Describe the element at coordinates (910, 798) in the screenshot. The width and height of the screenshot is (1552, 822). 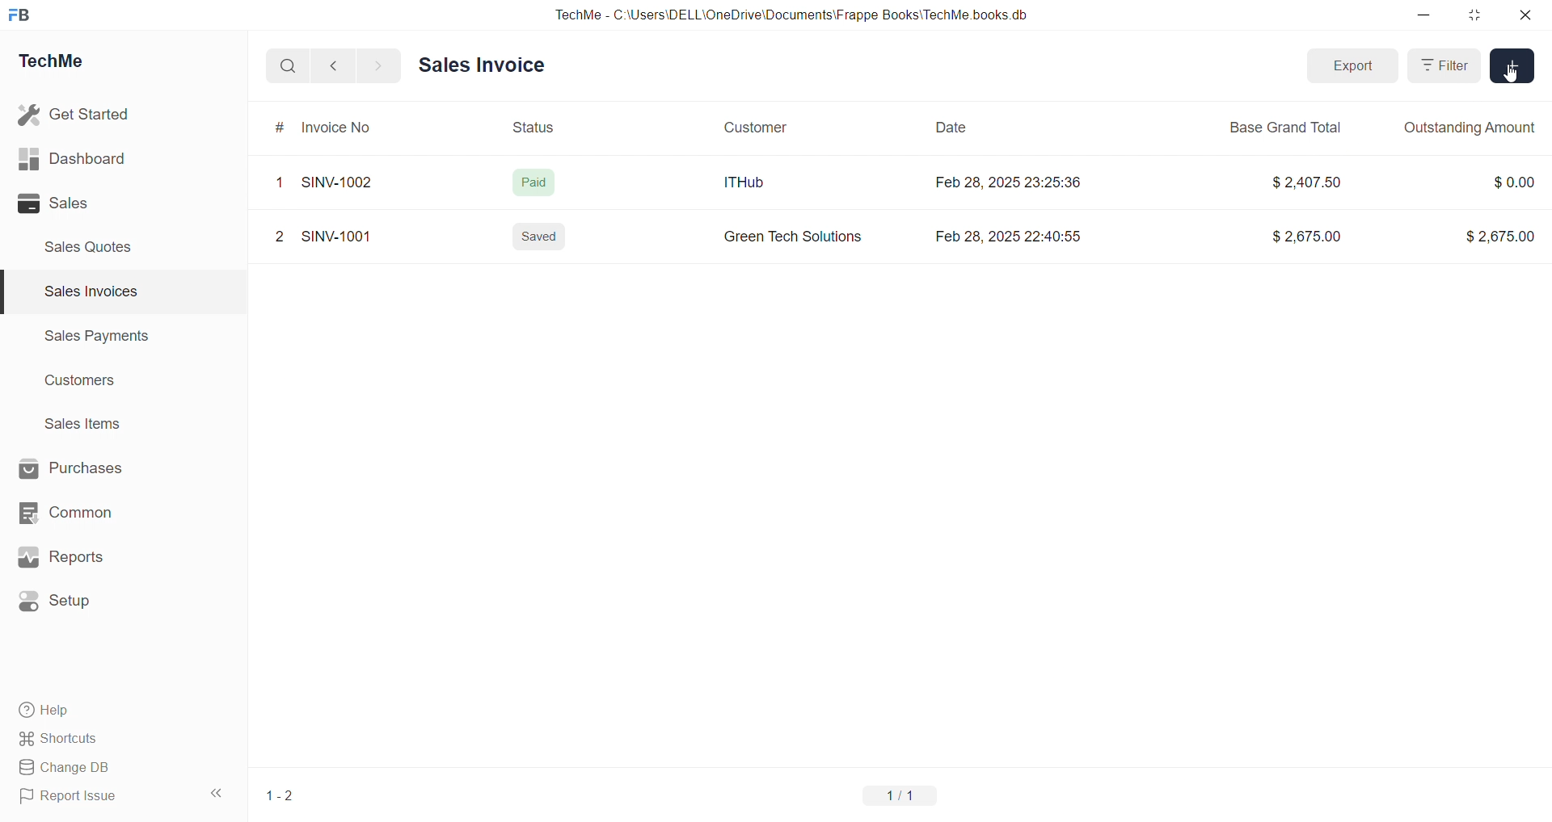
I see `1/1` at that location.